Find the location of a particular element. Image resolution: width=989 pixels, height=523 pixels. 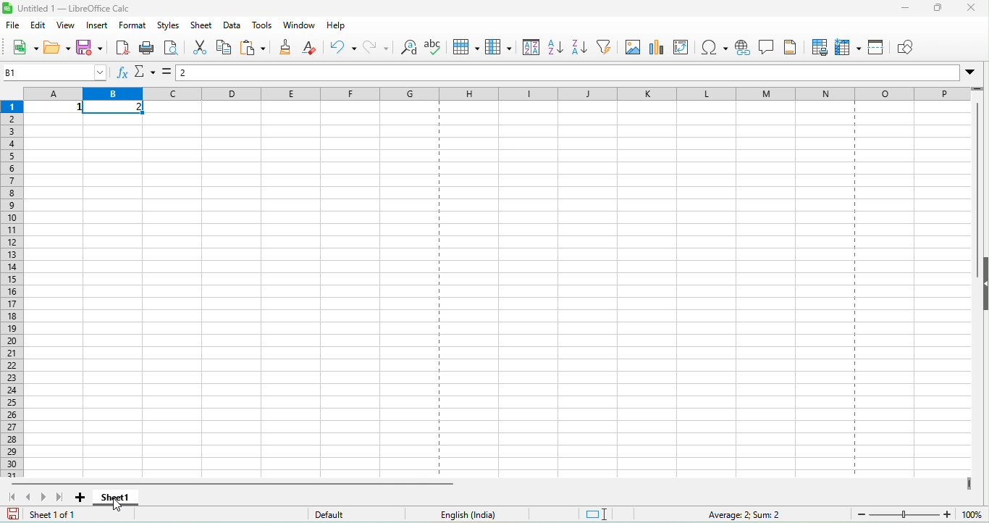

vertical scroll bar is located at coordinates (975, 173).